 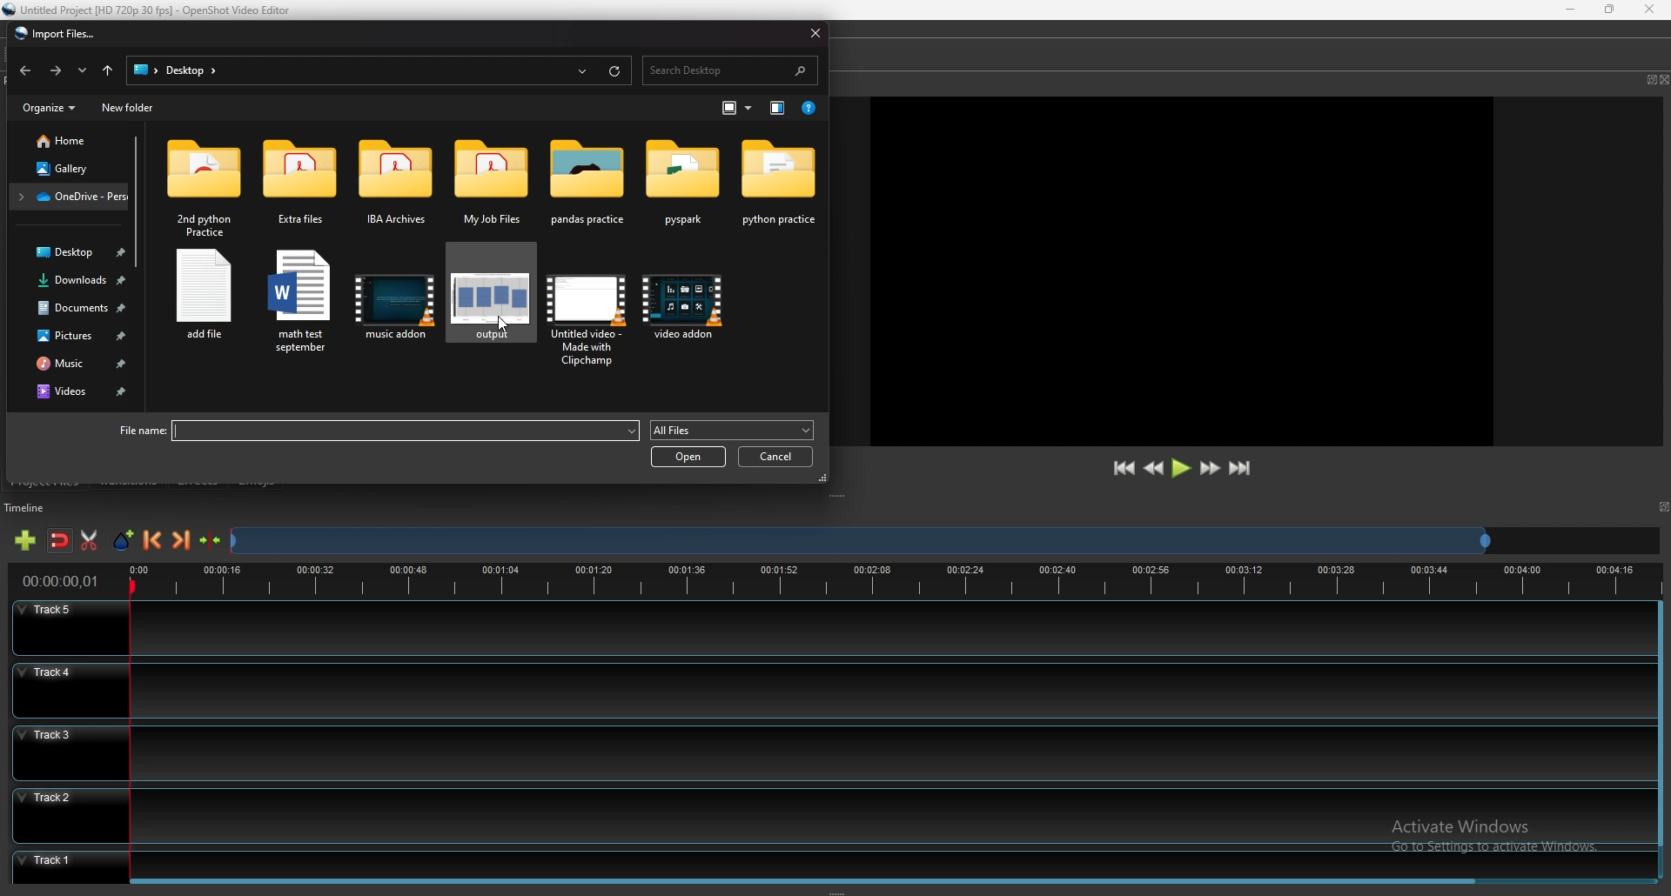 What do you see at coordinates (125, 540) in the screenshot?
I see `add marker` at bounding box center [125, 540].